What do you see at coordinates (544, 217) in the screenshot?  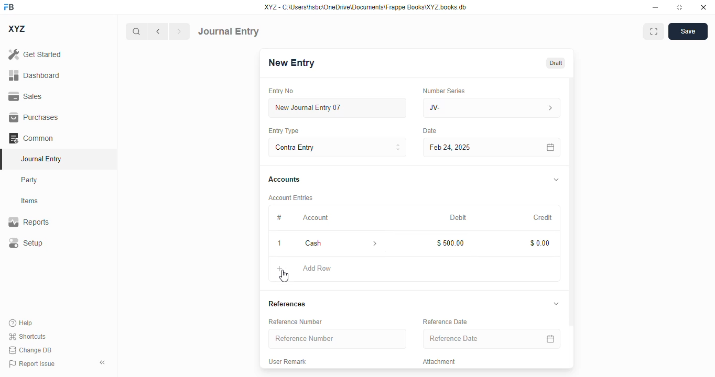 I see `credit` at bounding box center [544, 217].